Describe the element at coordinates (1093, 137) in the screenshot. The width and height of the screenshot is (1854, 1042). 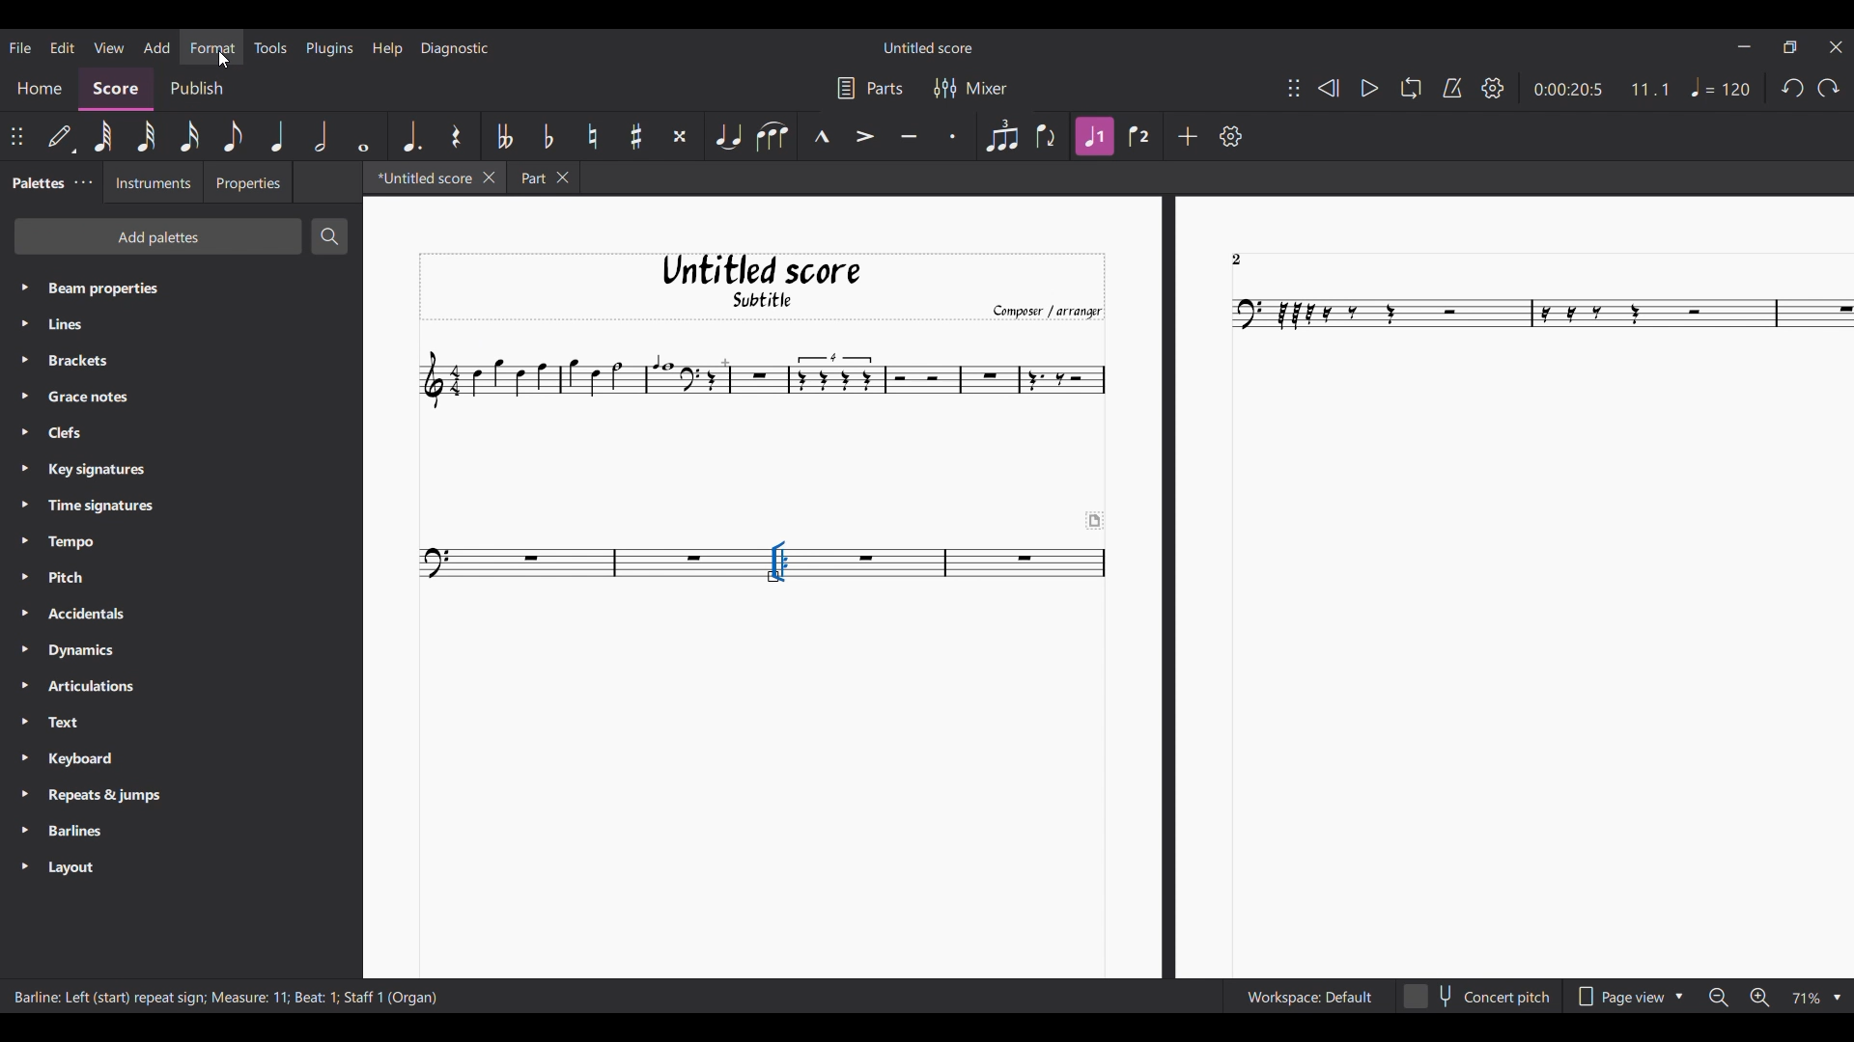
I see `Highlighted due to current selection` at that location.